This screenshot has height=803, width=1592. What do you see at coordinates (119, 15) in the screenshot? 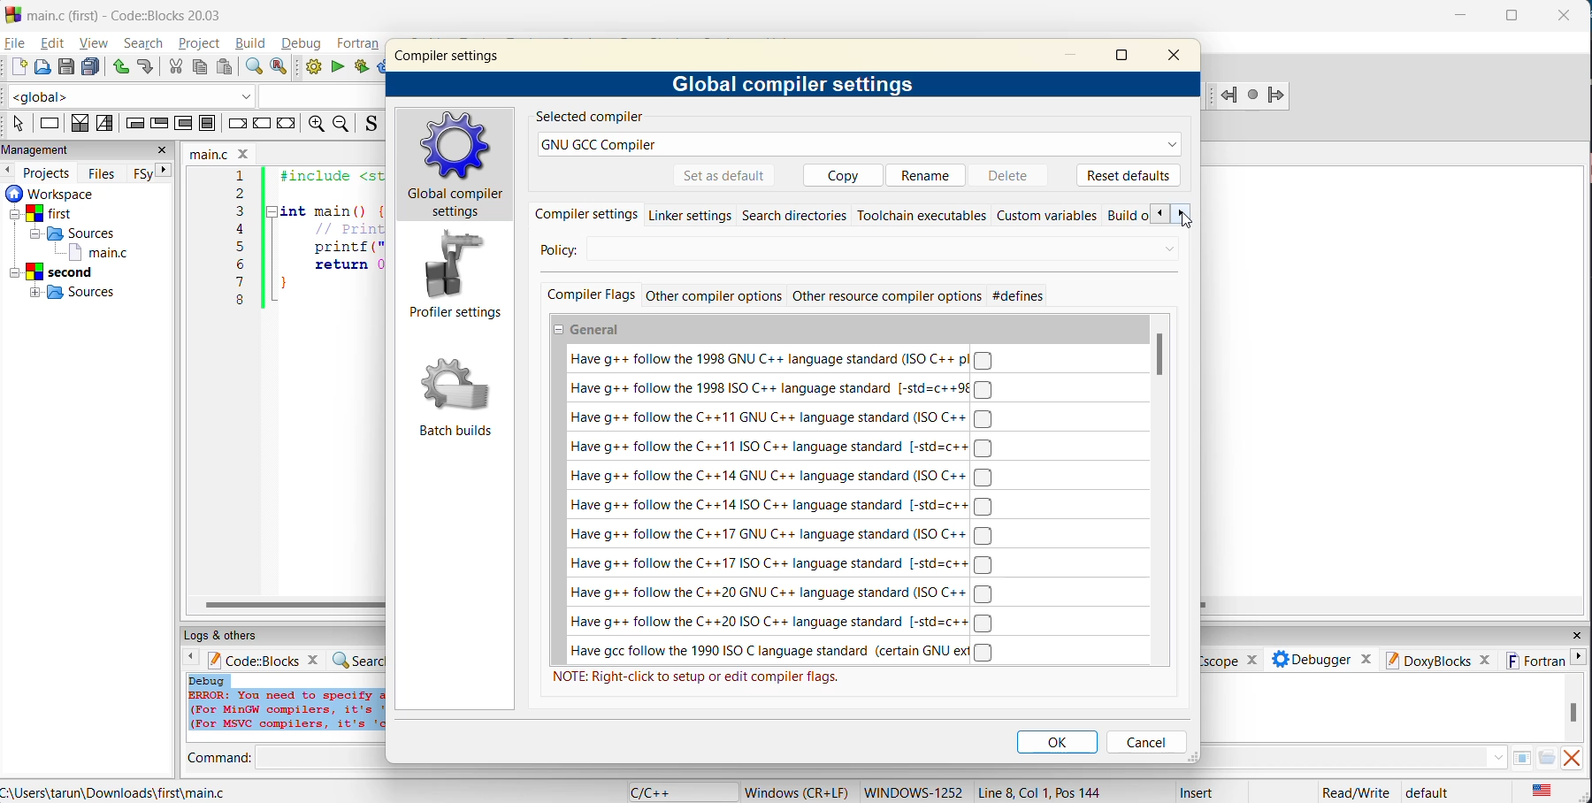
I see `main.c (first) - Code::Blocks 20.03` at bounding box center [119, 15].